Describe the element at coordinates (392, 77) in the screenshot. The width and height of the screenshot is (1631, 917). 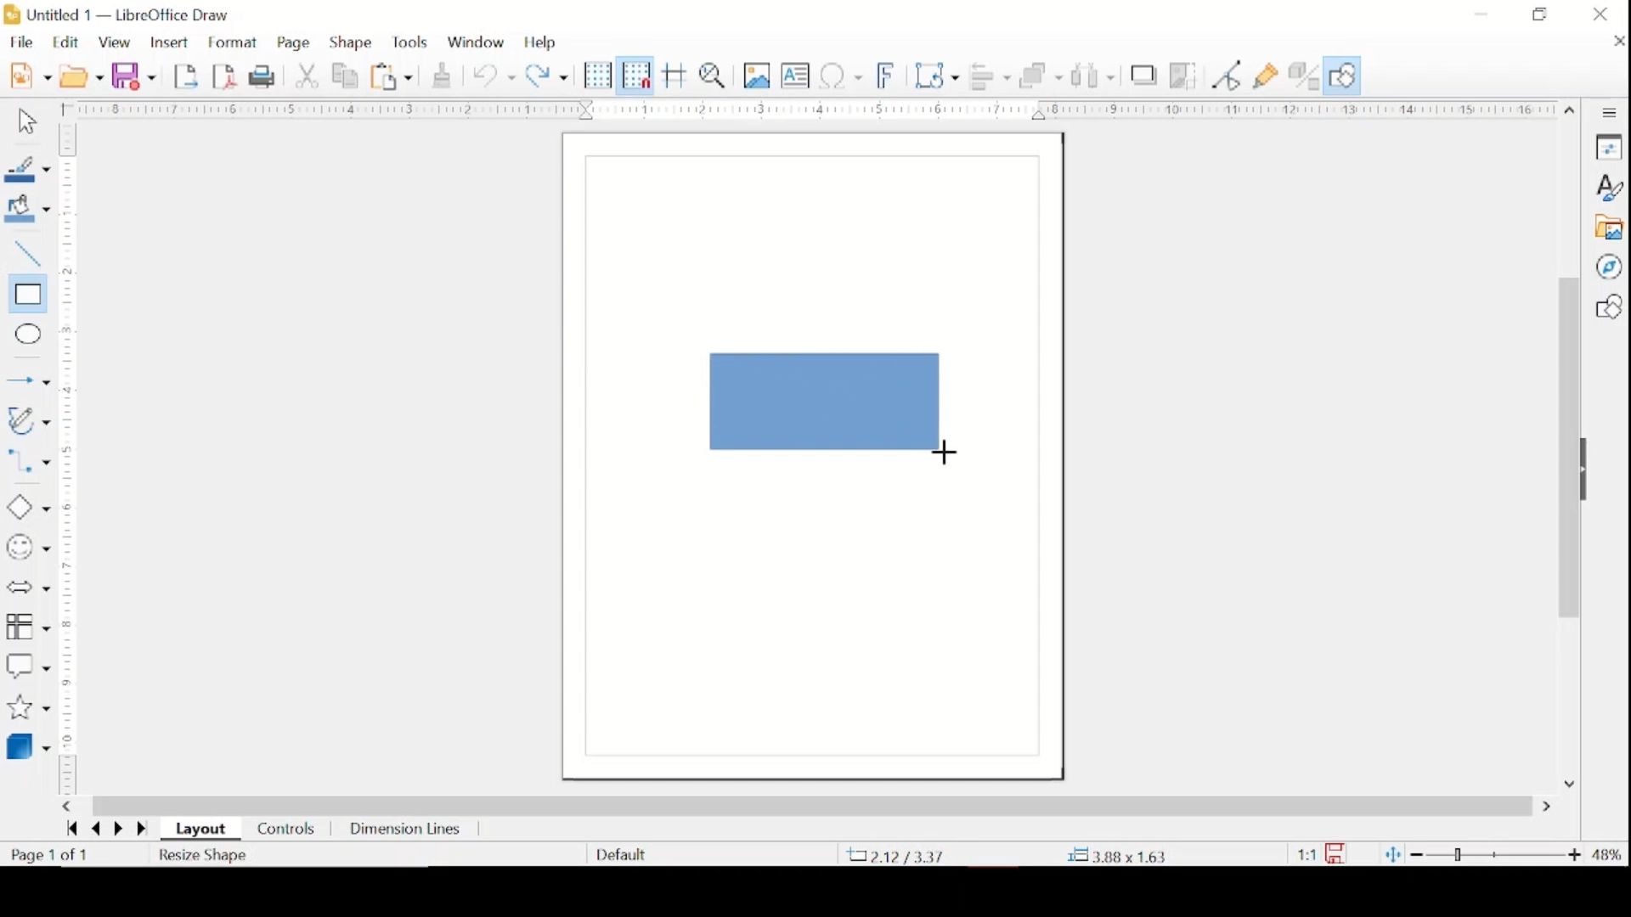
I see `paste options` at that location.